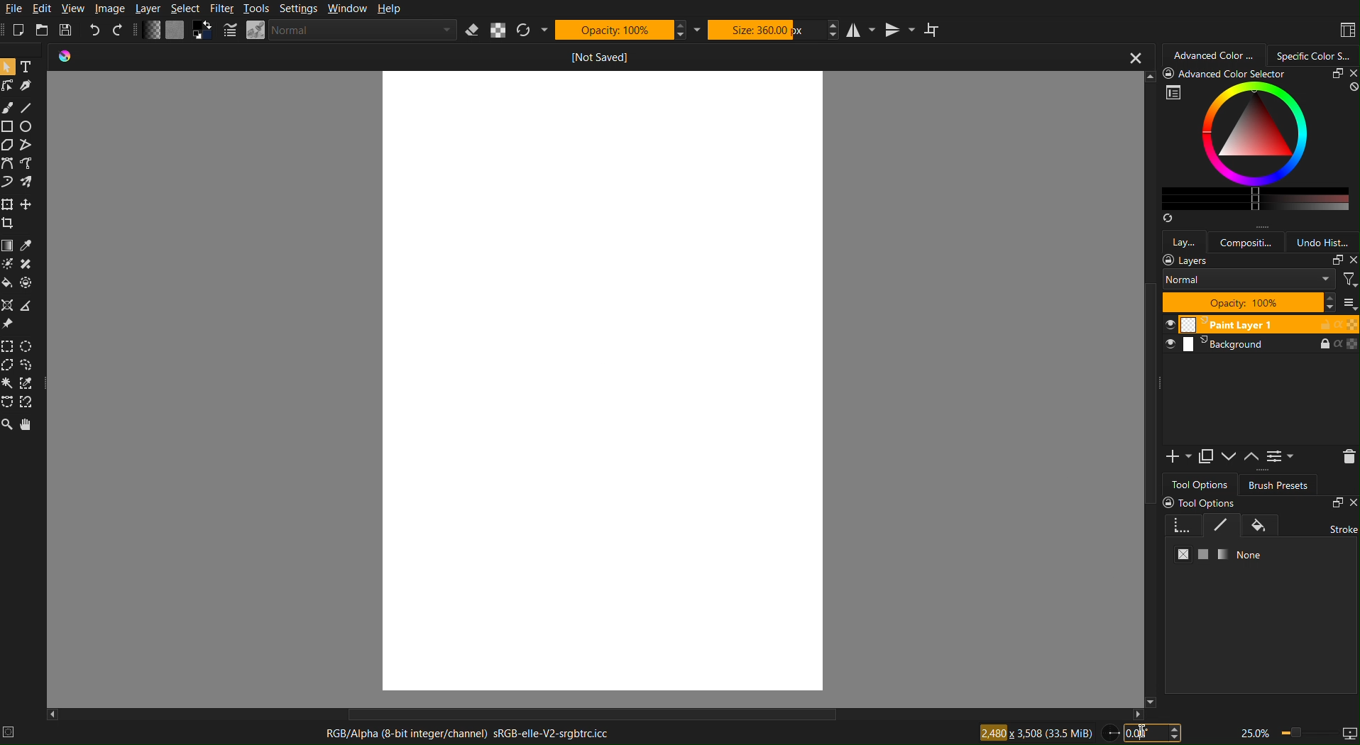 The width and height of the screenshot is (1360, 745). What do you see at coordinates (27, 106) in the screenshot?
I see `Line` at bounding box center [27, 106].